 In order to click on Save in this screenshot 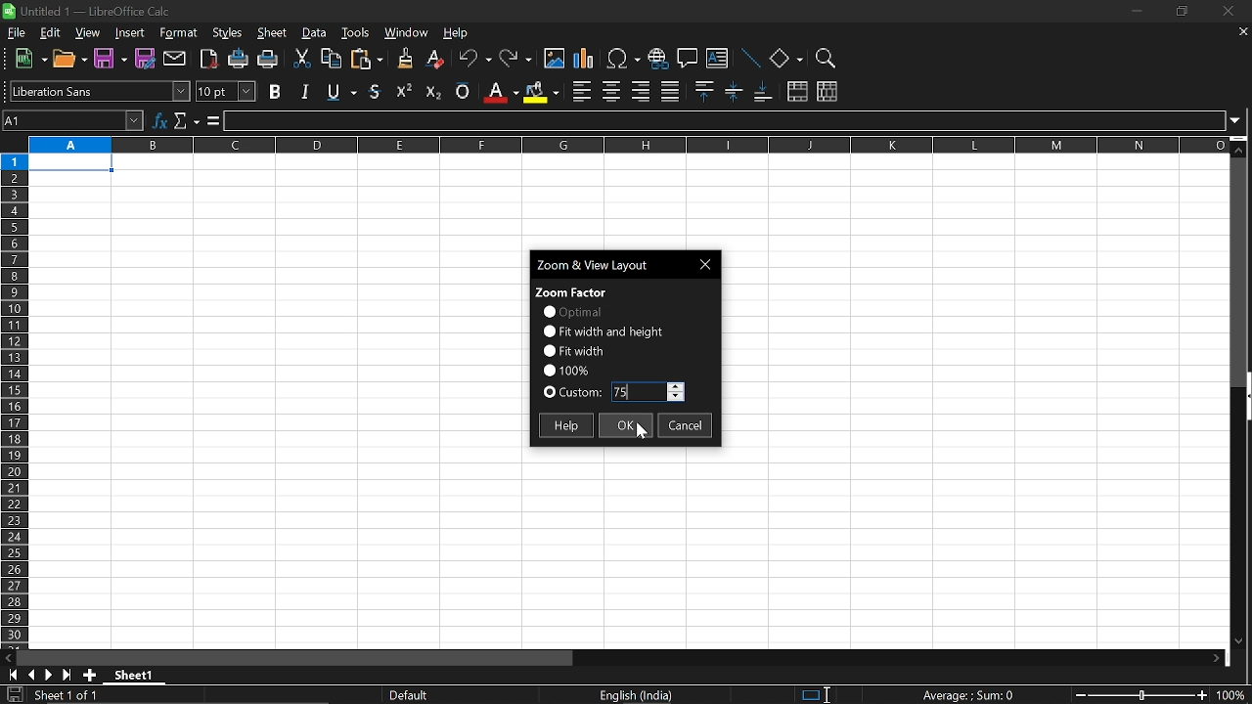, I will do `click(109, 60)`.